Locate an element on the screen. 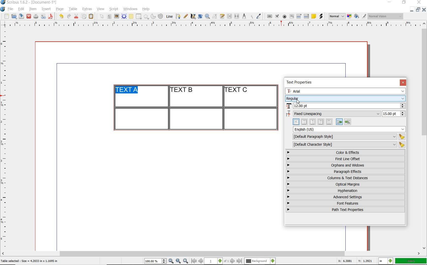 The image size is (427, 265). rotate item is located at coordinates (200, 16).